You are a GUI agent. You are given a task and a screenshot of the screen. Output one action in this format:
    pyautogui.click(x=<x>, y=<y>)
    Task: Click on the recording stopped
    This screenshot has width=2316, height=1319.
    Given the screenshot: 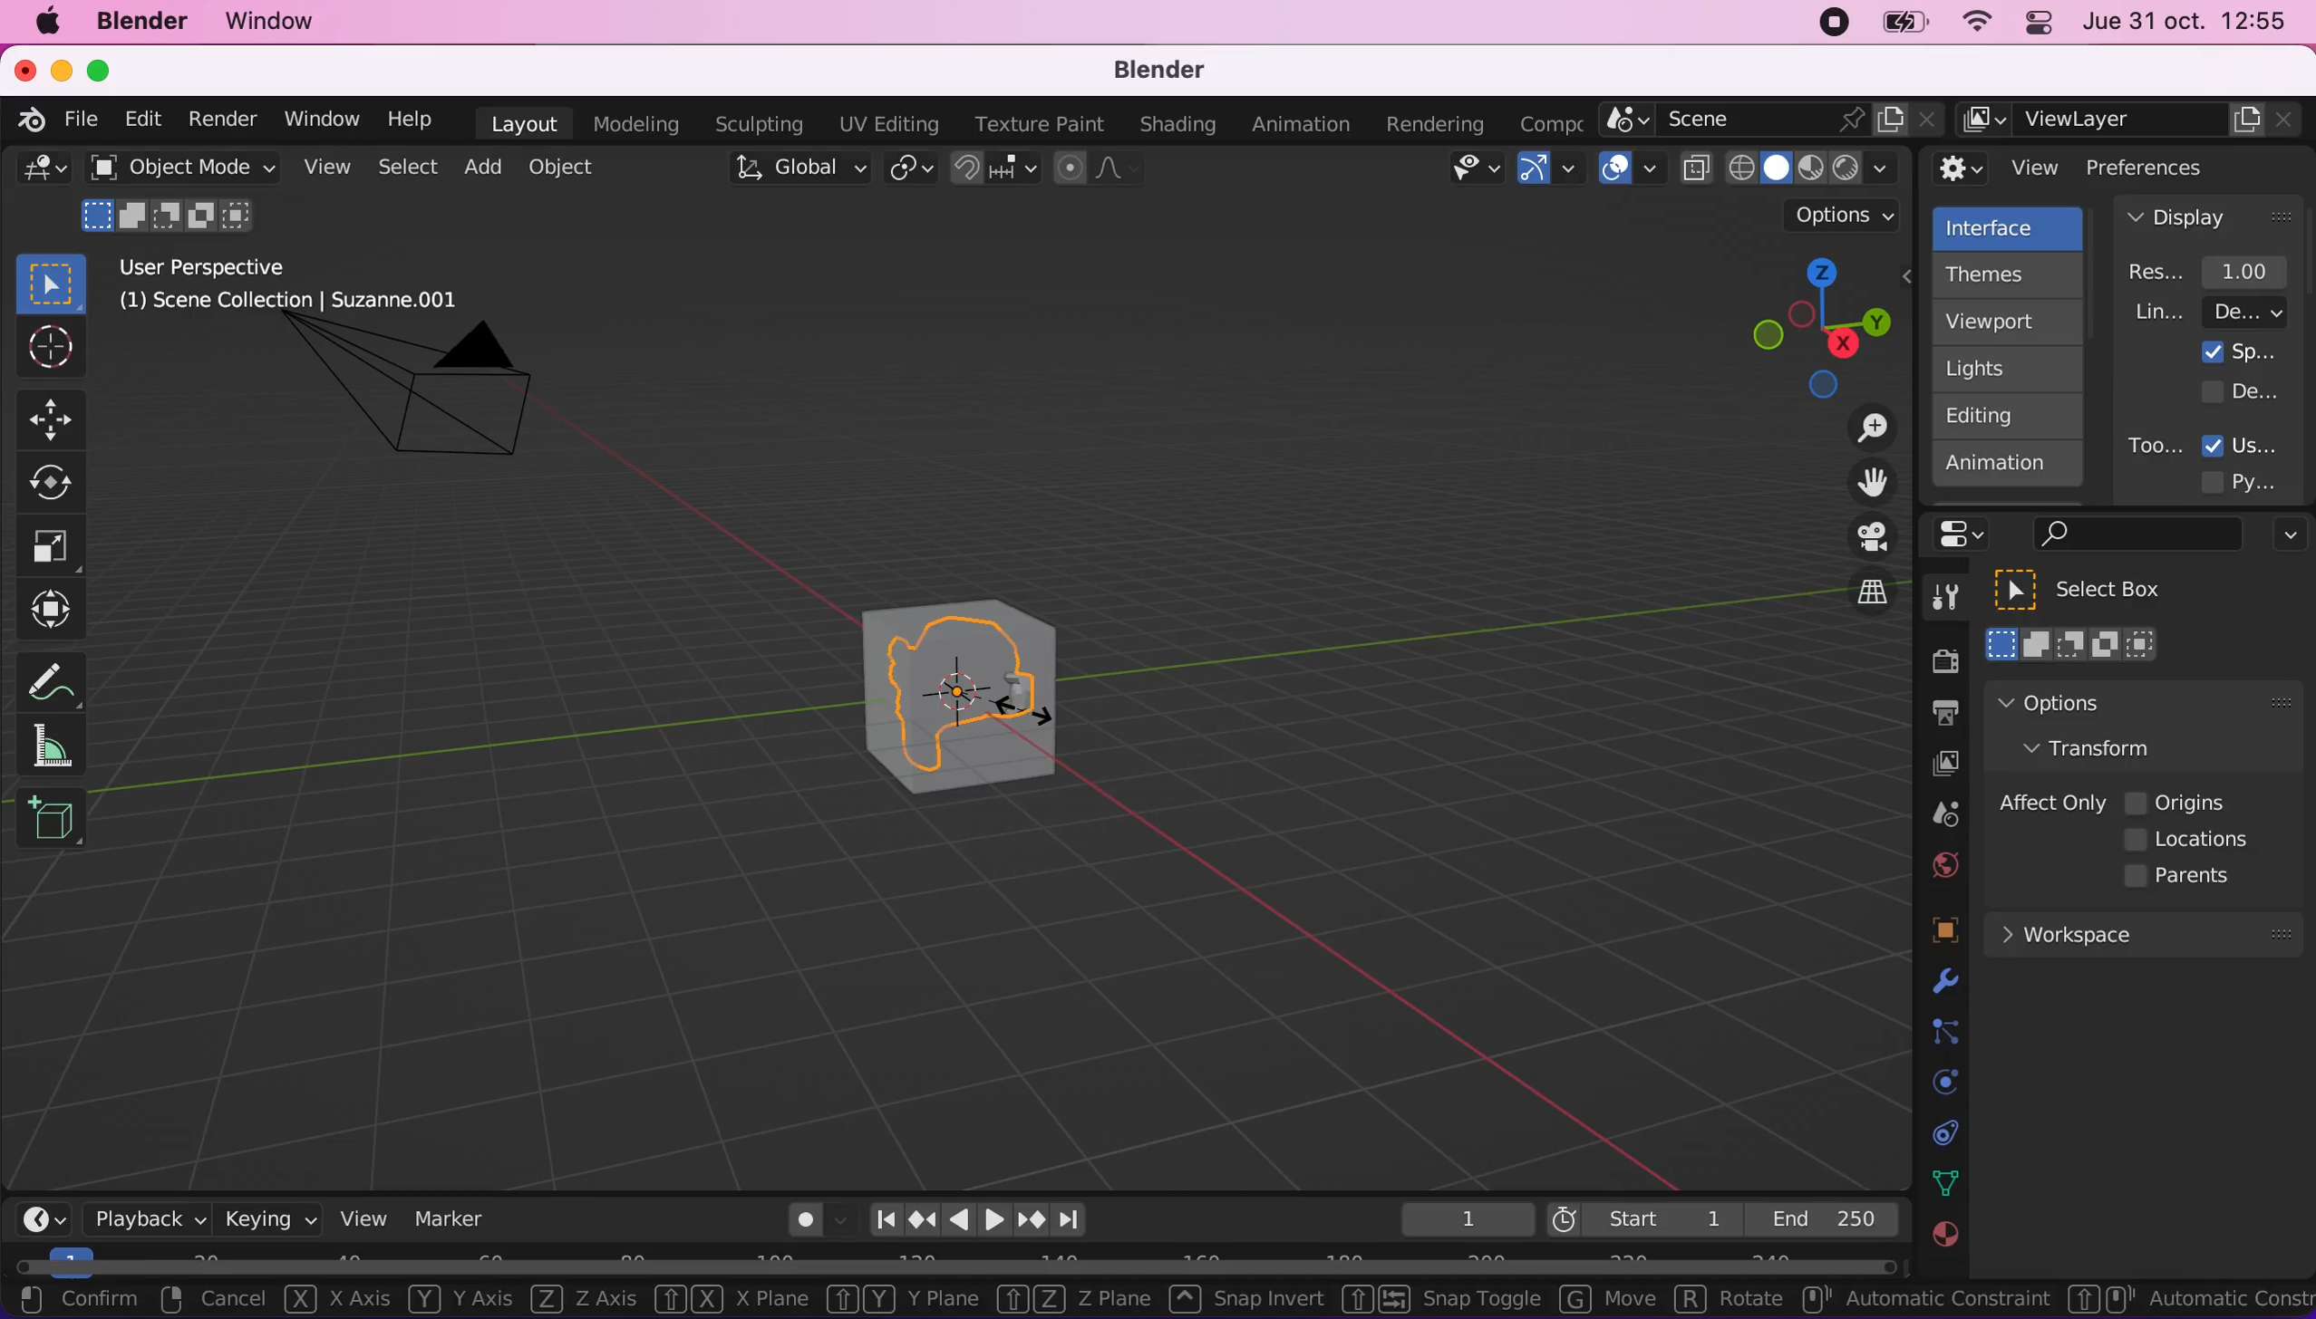 What is the action you would take?
    pyautogui.click(x=1827, y=25)
    